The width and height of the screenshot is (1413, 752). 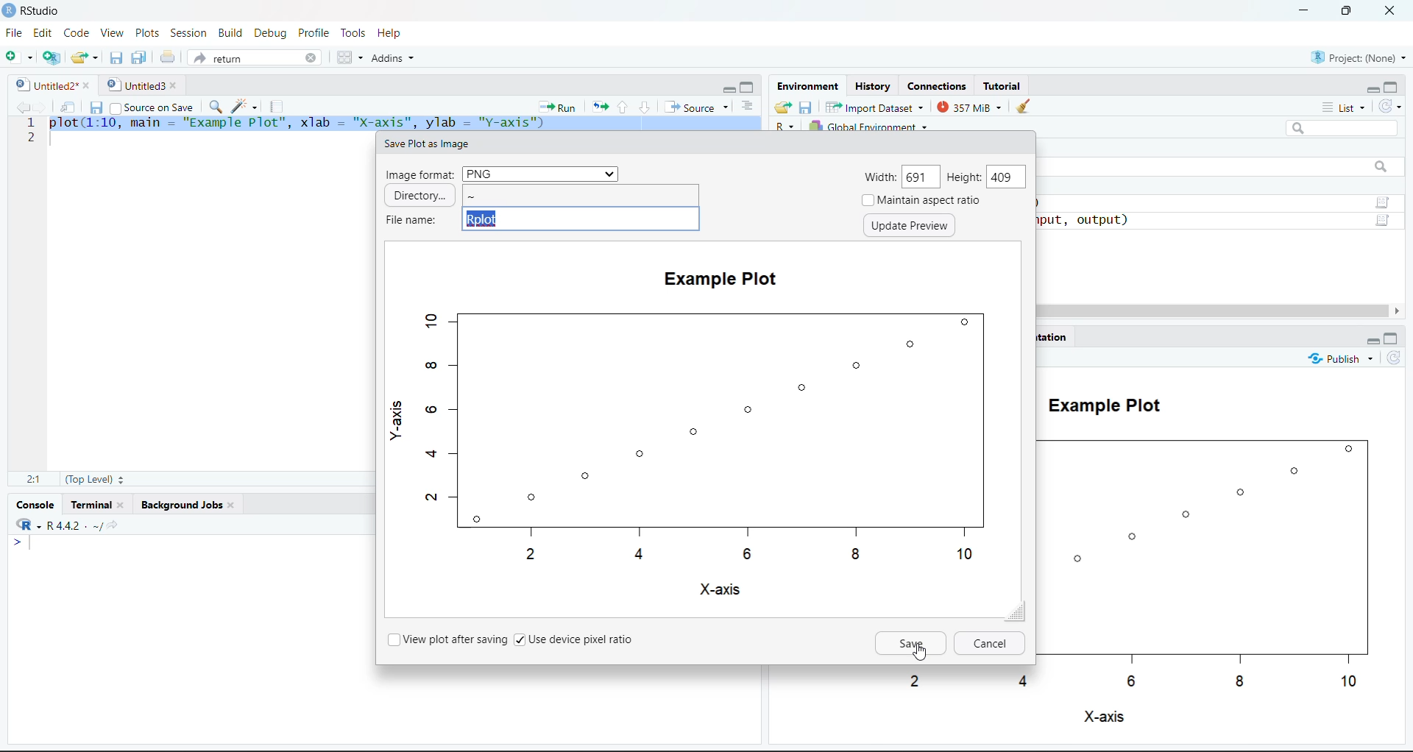 I want to click on Open an existing file (Ctrl + O), so click(x=83, y=58).